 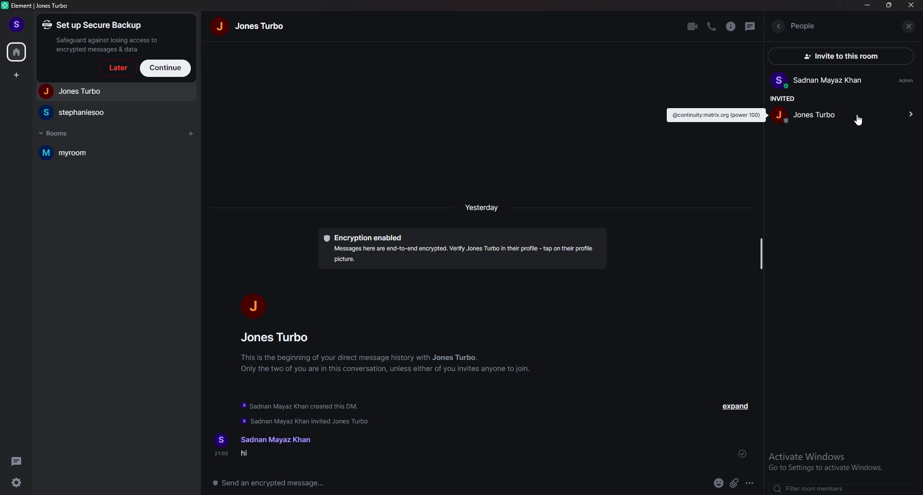 I want to click on people, so click(x=278, y=337).